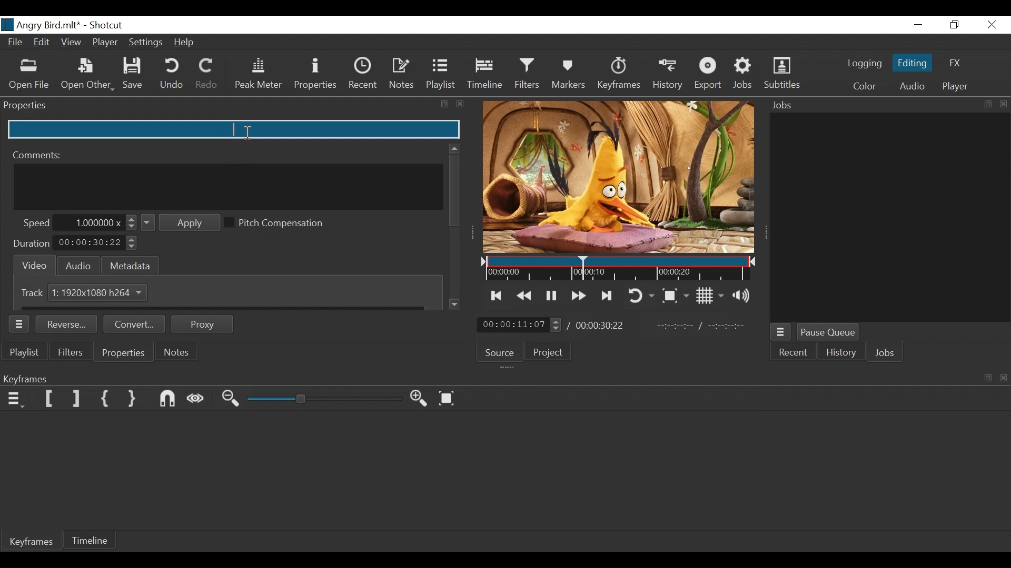 This screenshot has width=1011, height=568. Describe the element at coordinates (136, 325) in the screenshot. I see `Convert` at that location.